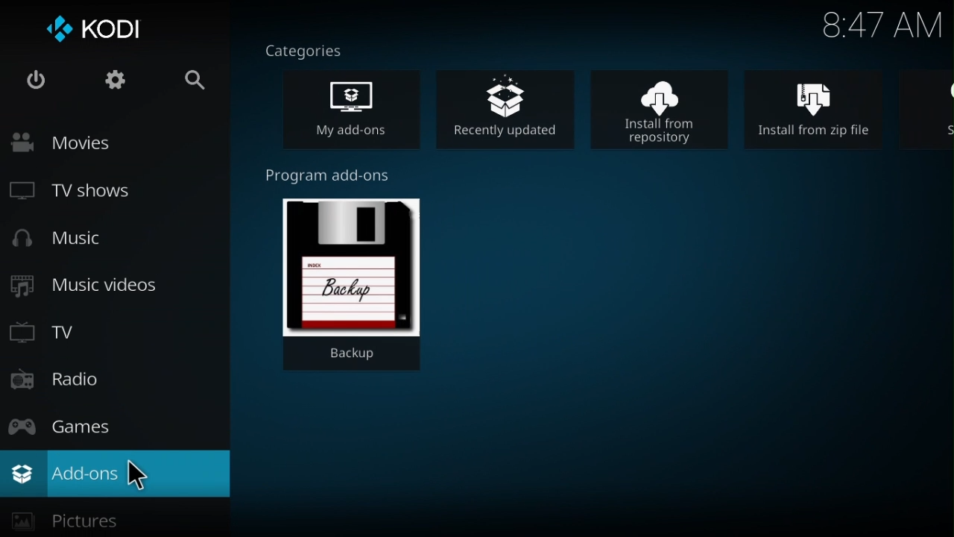 This screenshot has width=954, height=537. I want to click on My add- on, so click(356, 112).